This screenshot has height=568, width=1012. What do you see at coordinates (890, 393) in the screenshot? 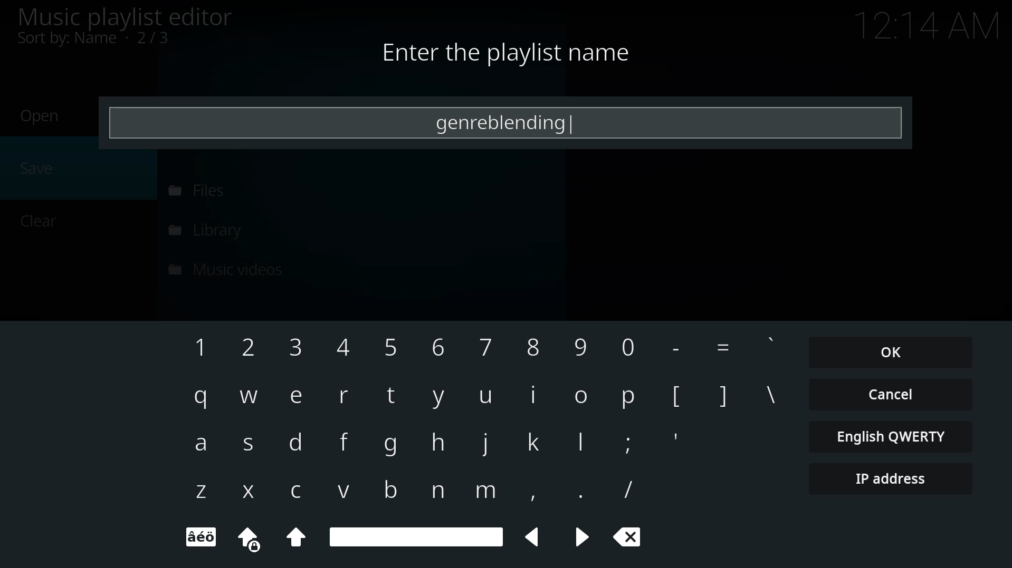
I see `cancel` at bounding box center [890, 393].